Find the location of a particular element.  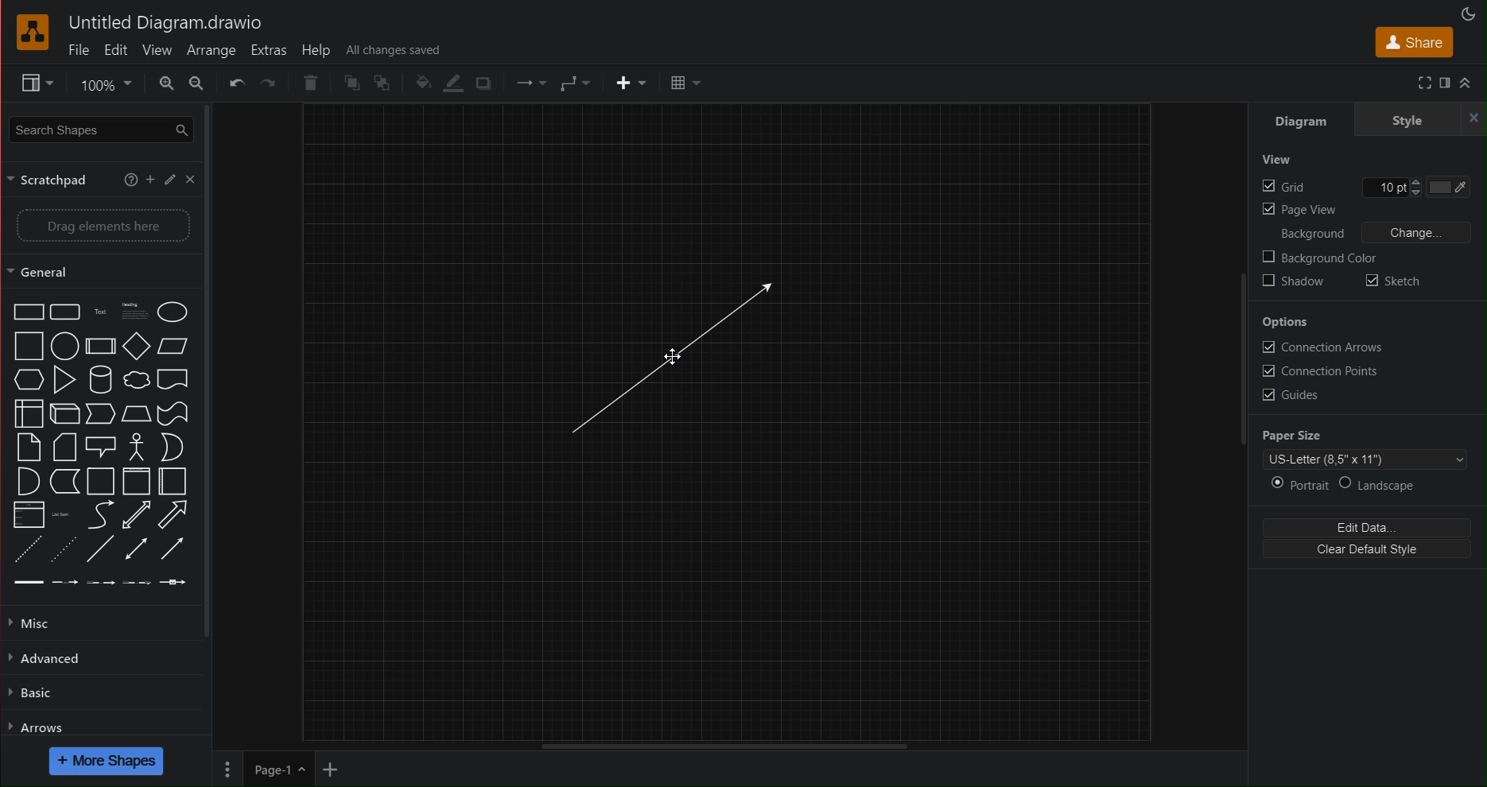

Annotation text is located at coordinates (1412, 83).